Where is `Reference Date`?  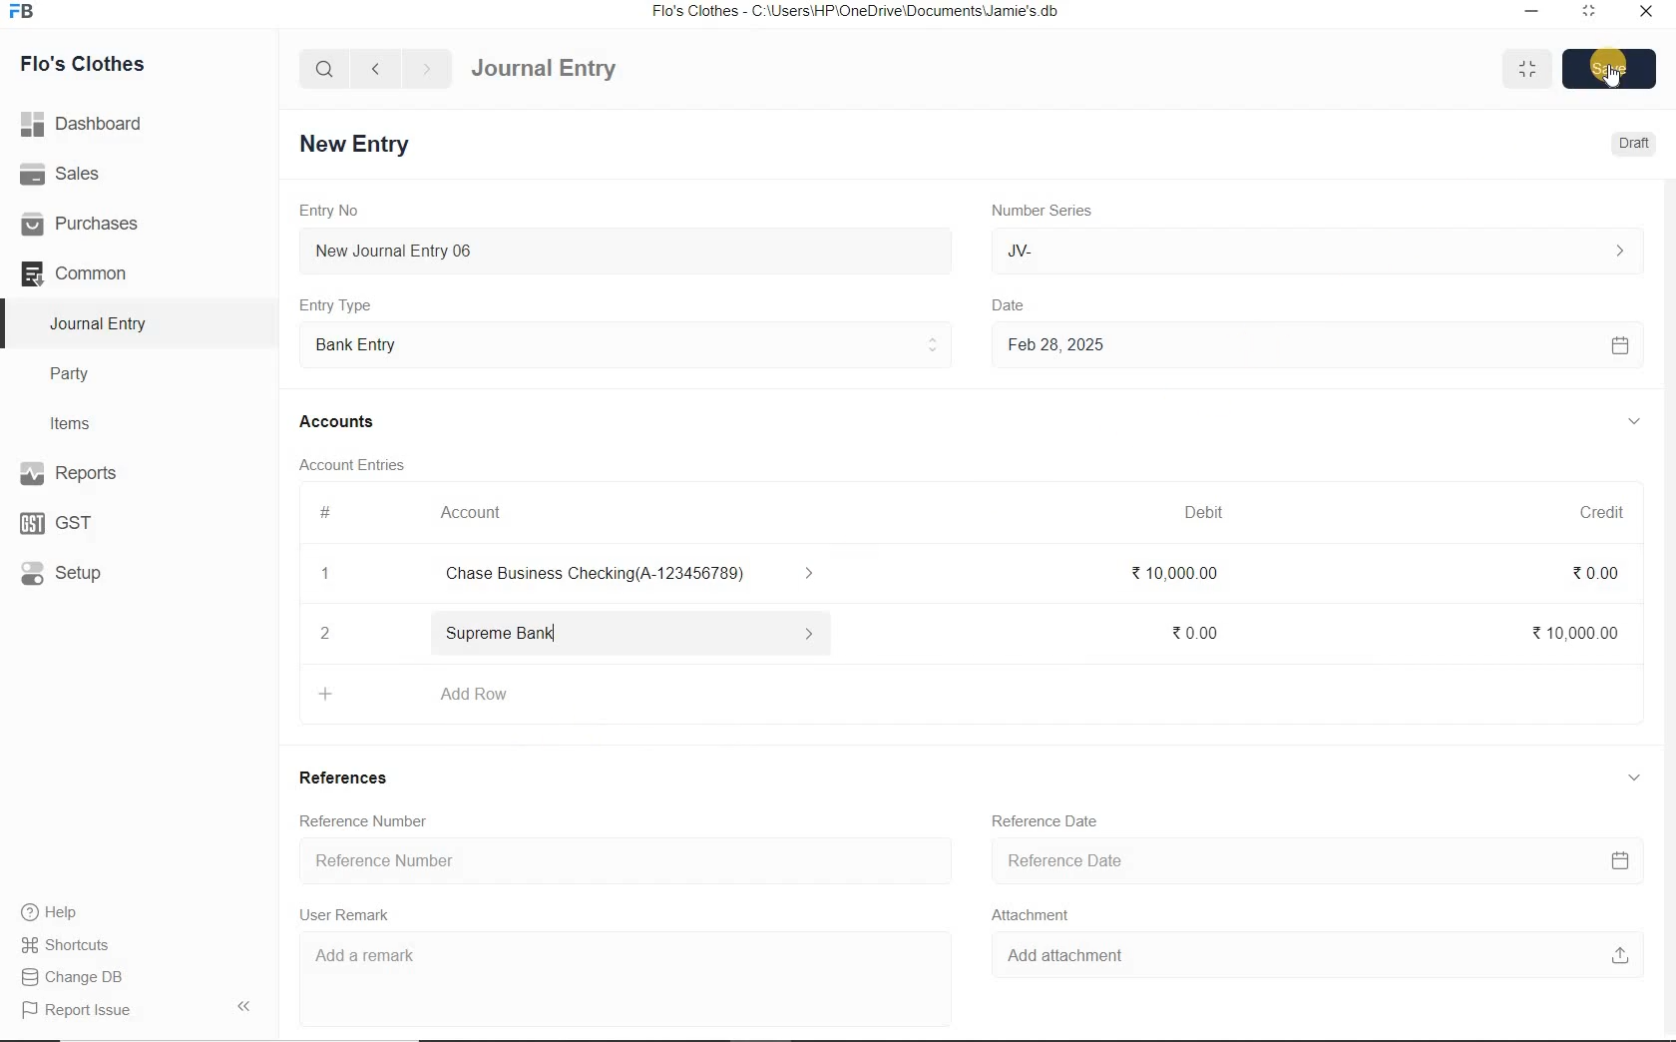 Reference Date is located at coordinates (1054, 827).